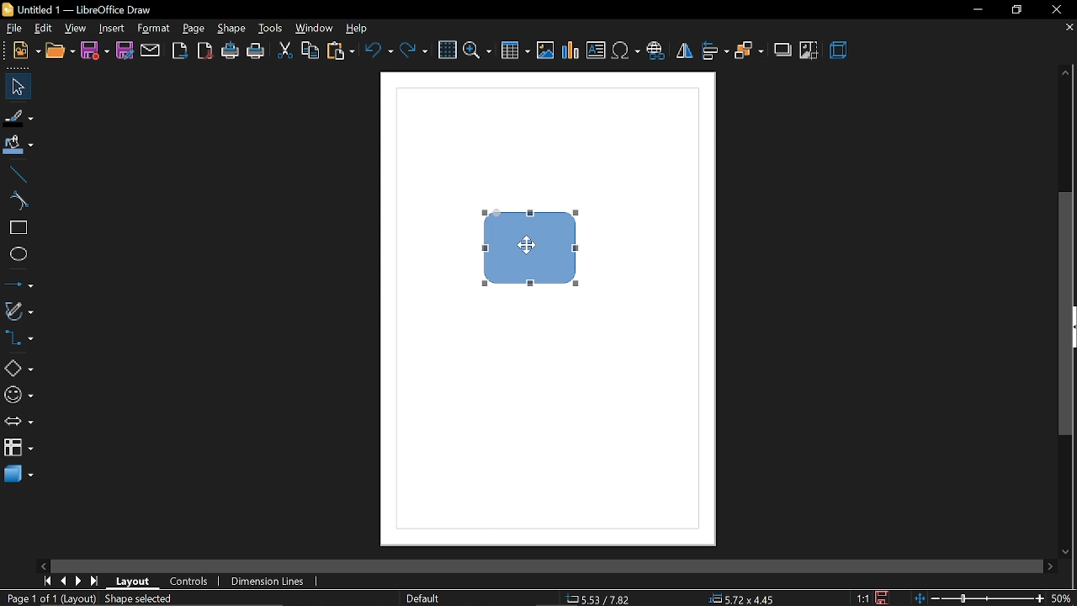 Image resolution: width=1077 pixels, height=606 pixels. What do you see at coordinates (358, 29) in the screenshot?
I see `help` at bounding box center [358, 29].